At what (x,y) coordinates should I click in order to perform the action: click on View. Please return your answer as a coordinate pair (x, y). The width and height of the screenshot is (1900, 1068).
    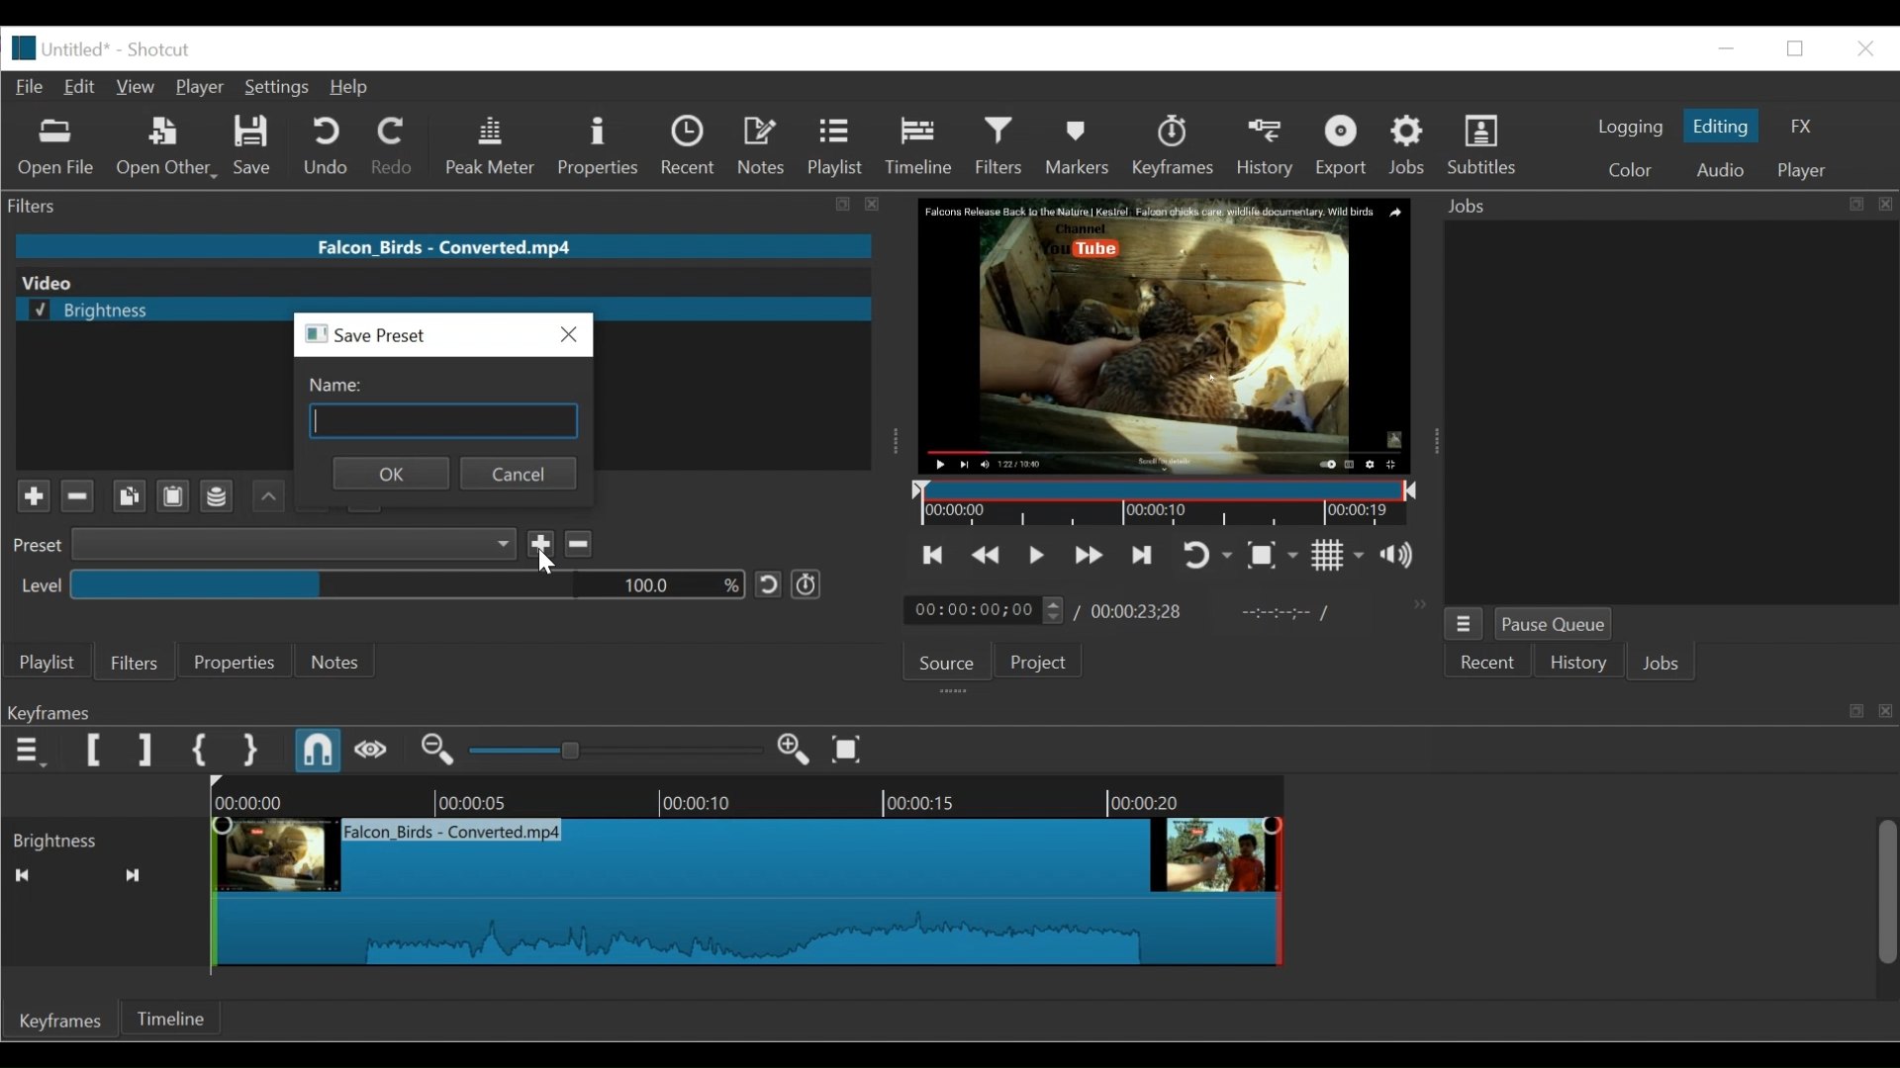
    Looking at the image, I should click on (135, 88).